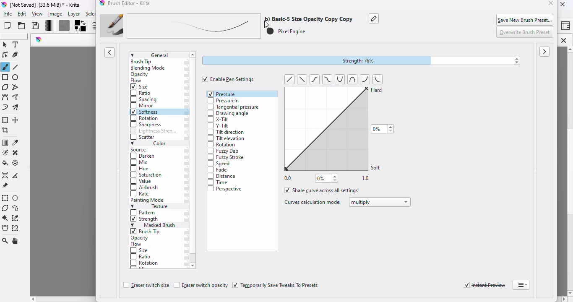  Describe the element at coordinates (47, 26) in the screenshot. I see `fill gradients` at that location.